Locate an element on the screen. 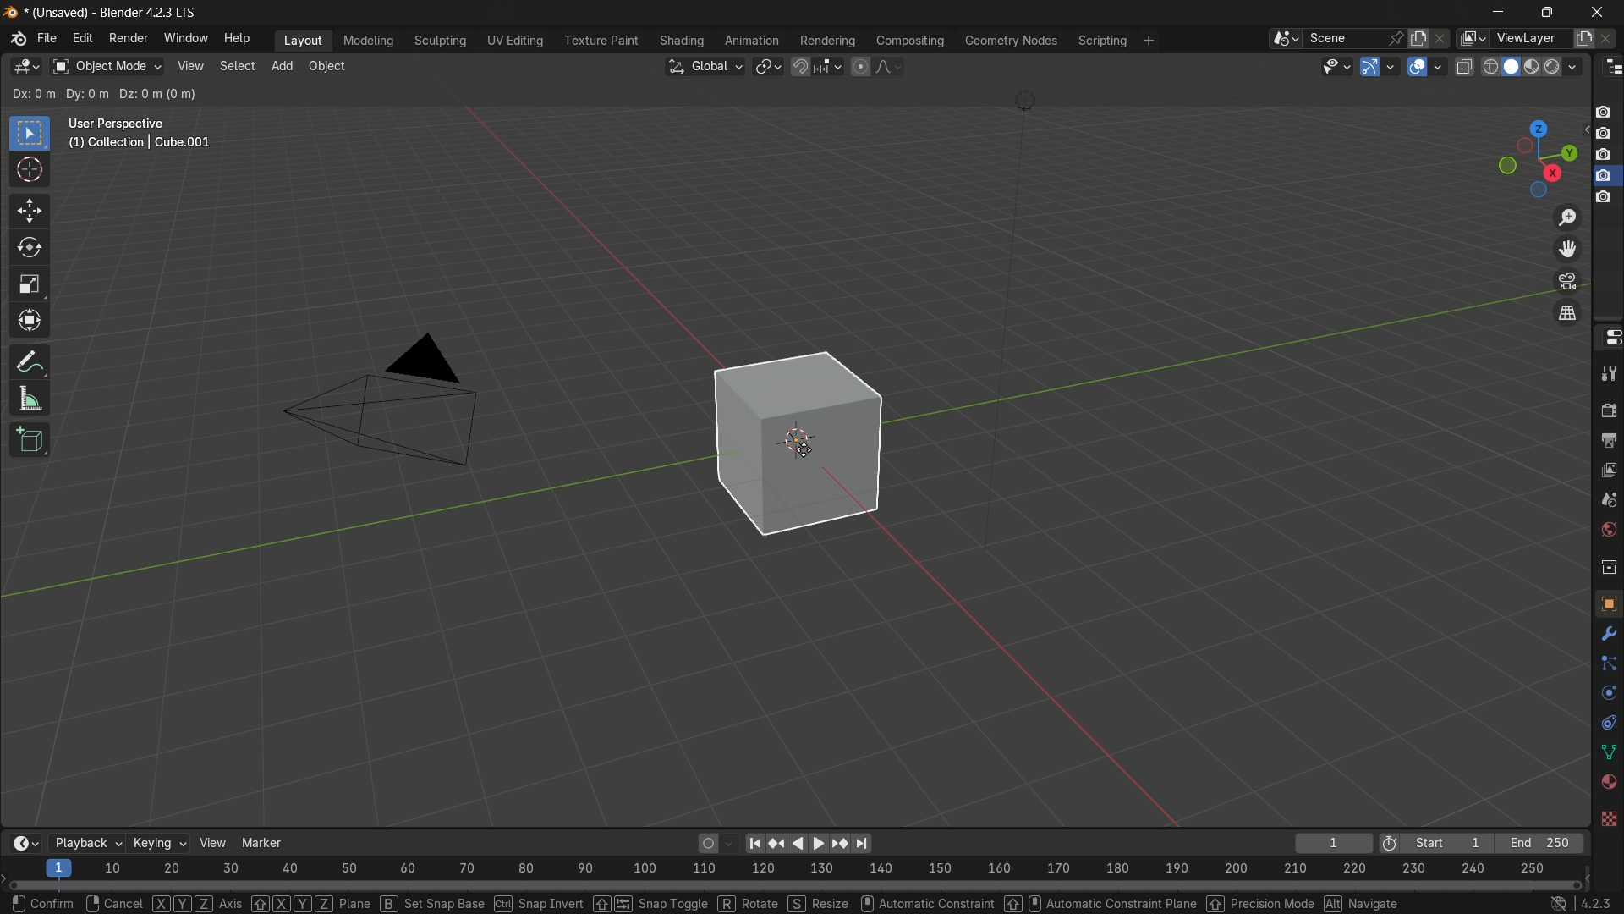 This screenshot has width=1624, height=914. Icon2 is located at coordinates (1605, 135).